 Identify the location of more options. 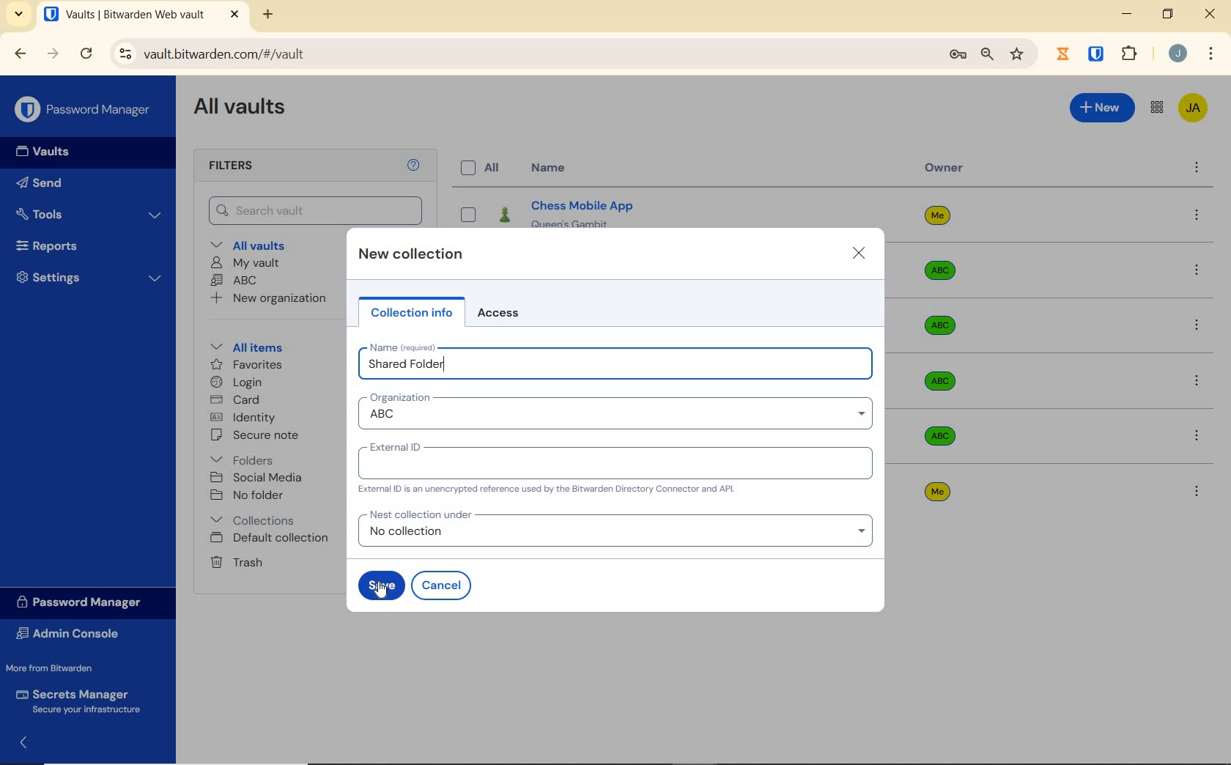
(1197, 437).